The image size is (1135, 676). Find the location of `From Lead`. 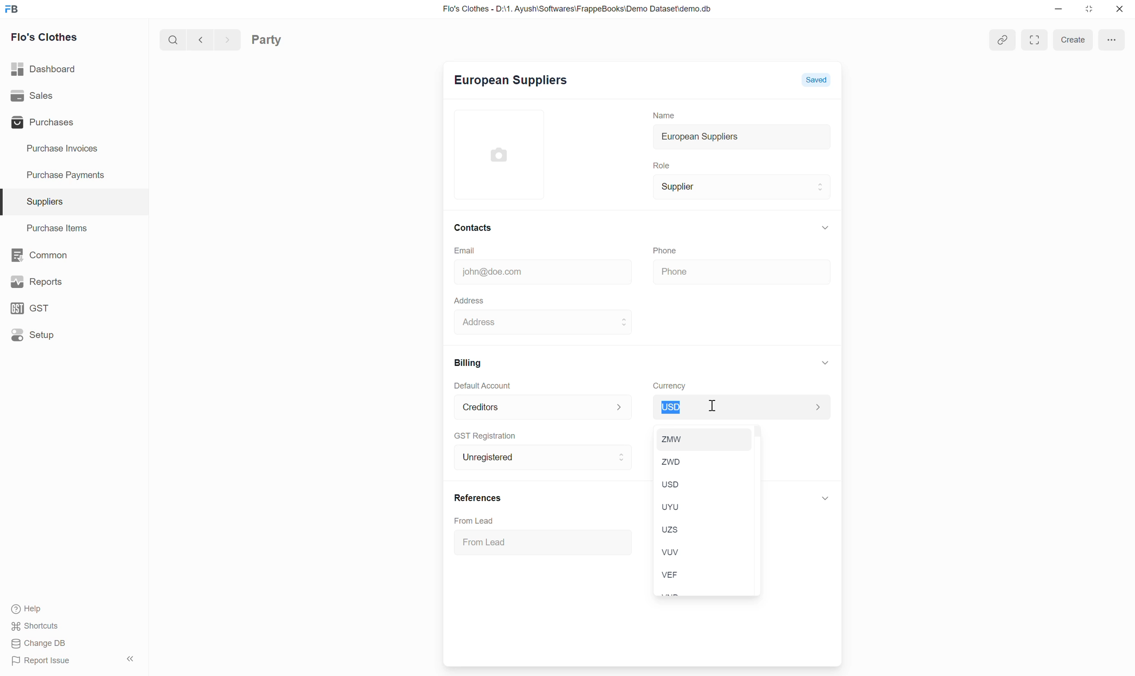

From Lead is located at coordinates (490, 541).